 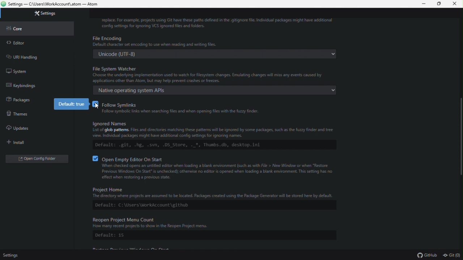 I want to click on Packages, so click(x=16, y=99).